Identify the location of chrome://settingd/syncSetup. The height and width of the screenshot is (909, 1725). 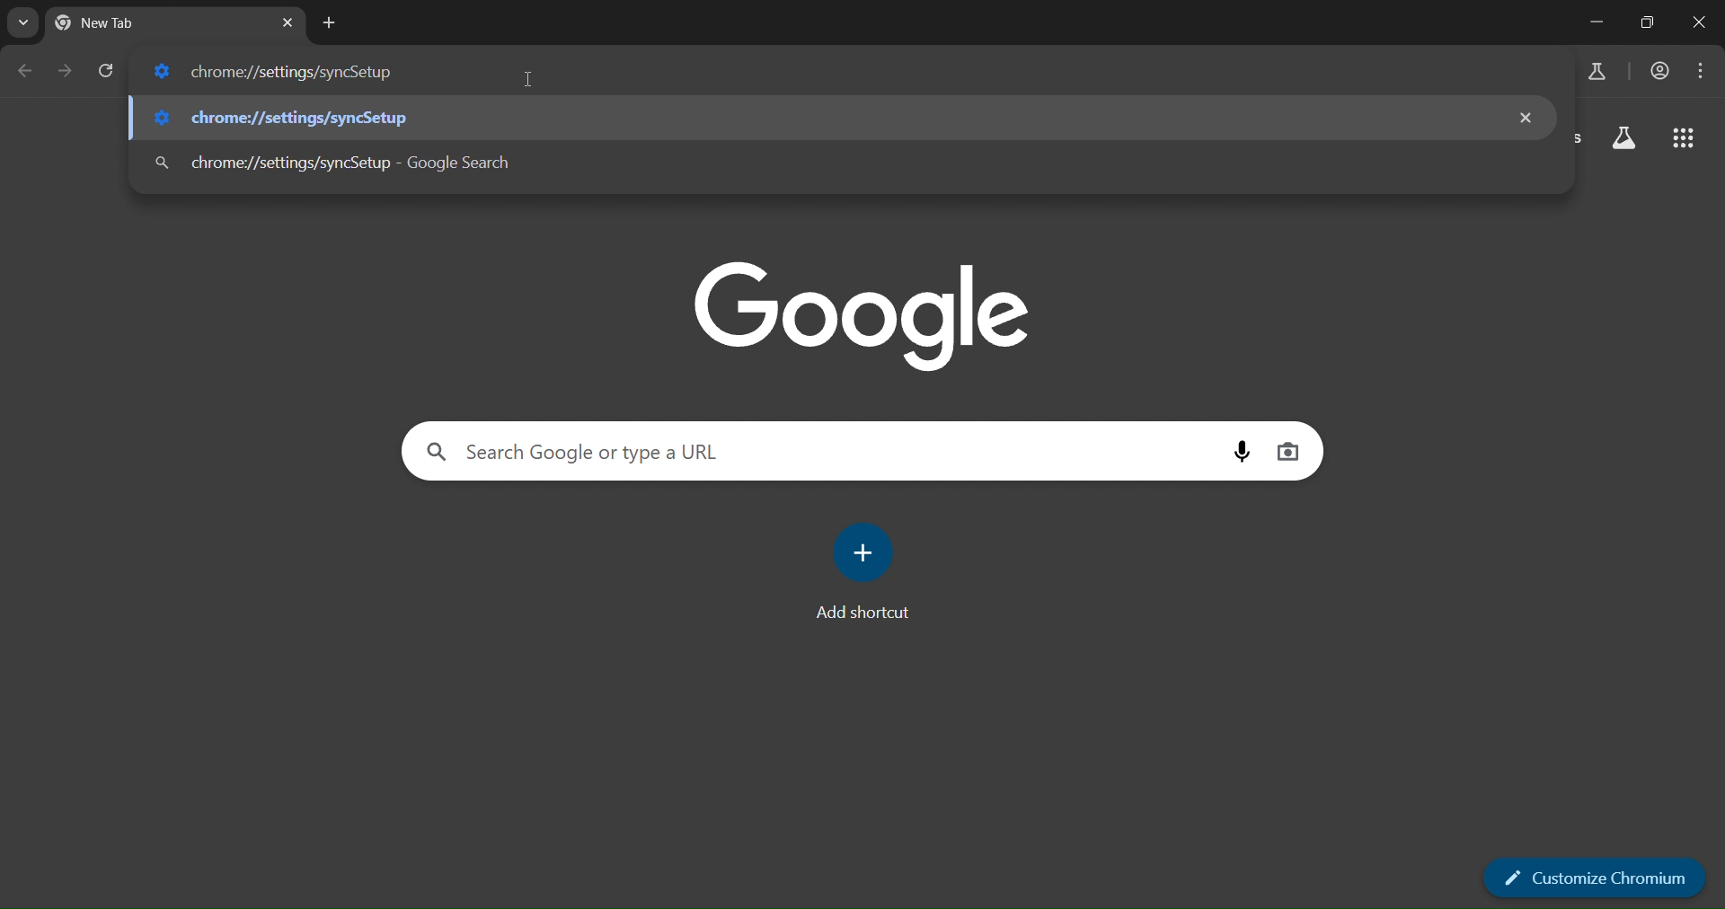
(281, 70).